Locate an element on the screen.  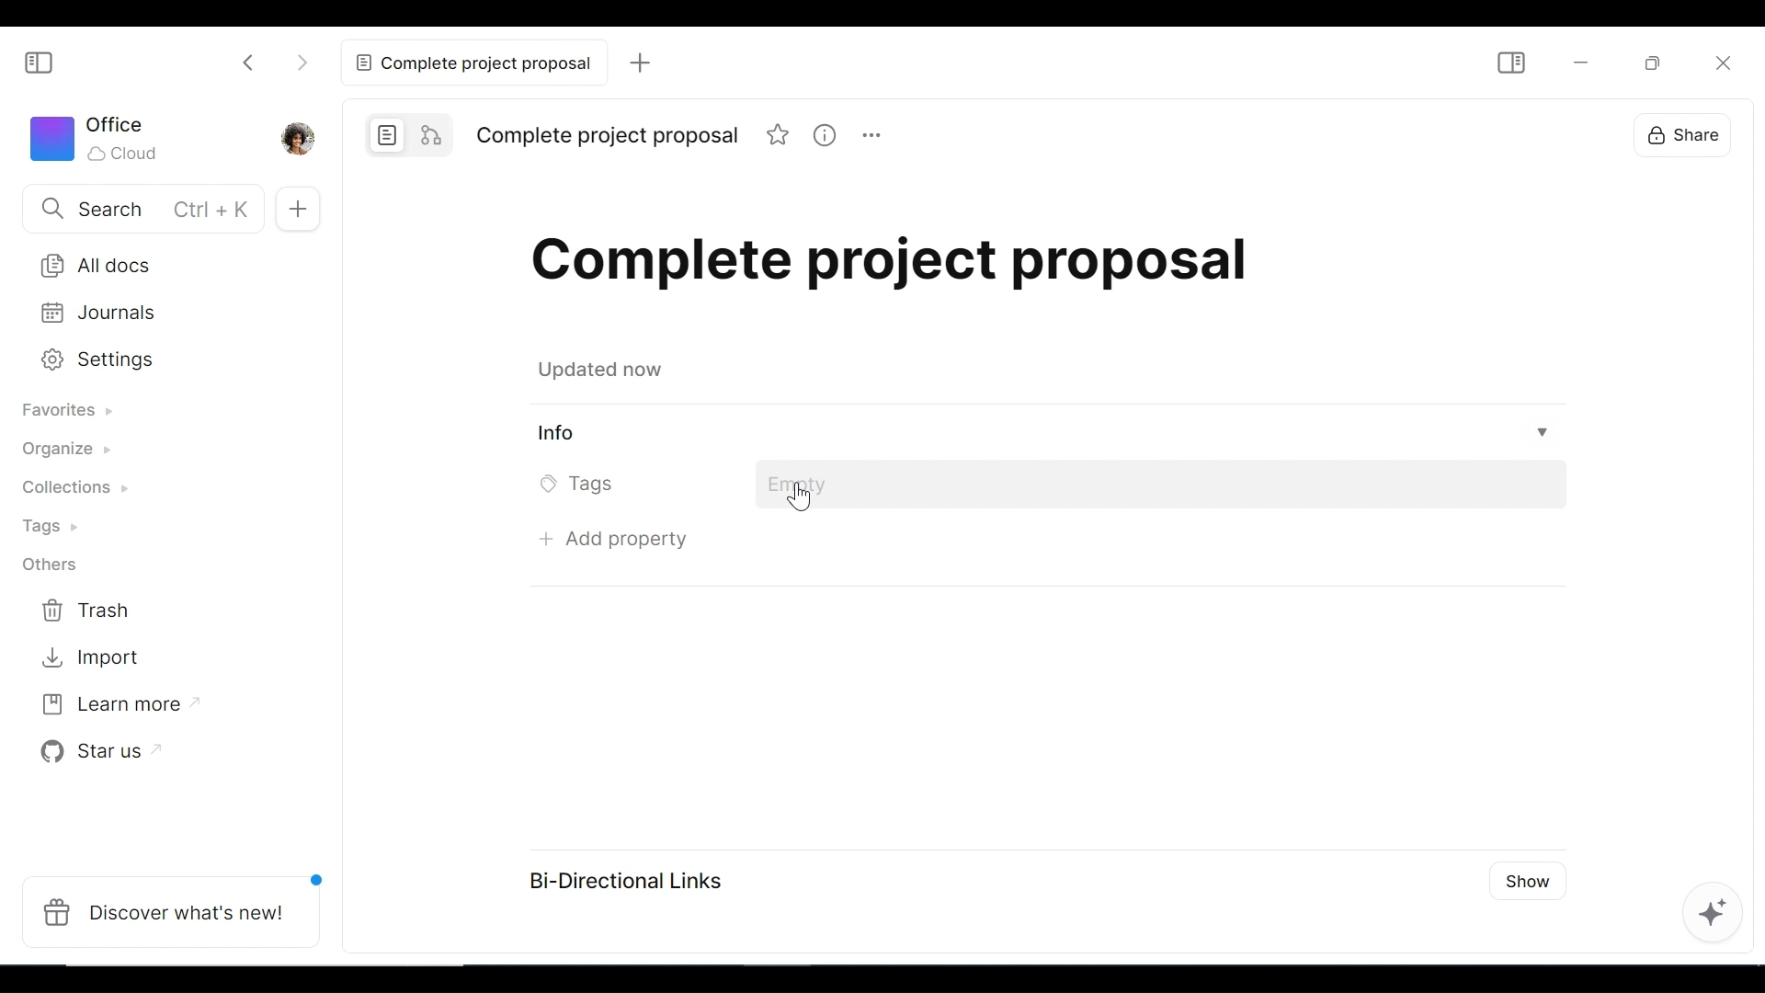
Page is located at coordinates (387, 135).